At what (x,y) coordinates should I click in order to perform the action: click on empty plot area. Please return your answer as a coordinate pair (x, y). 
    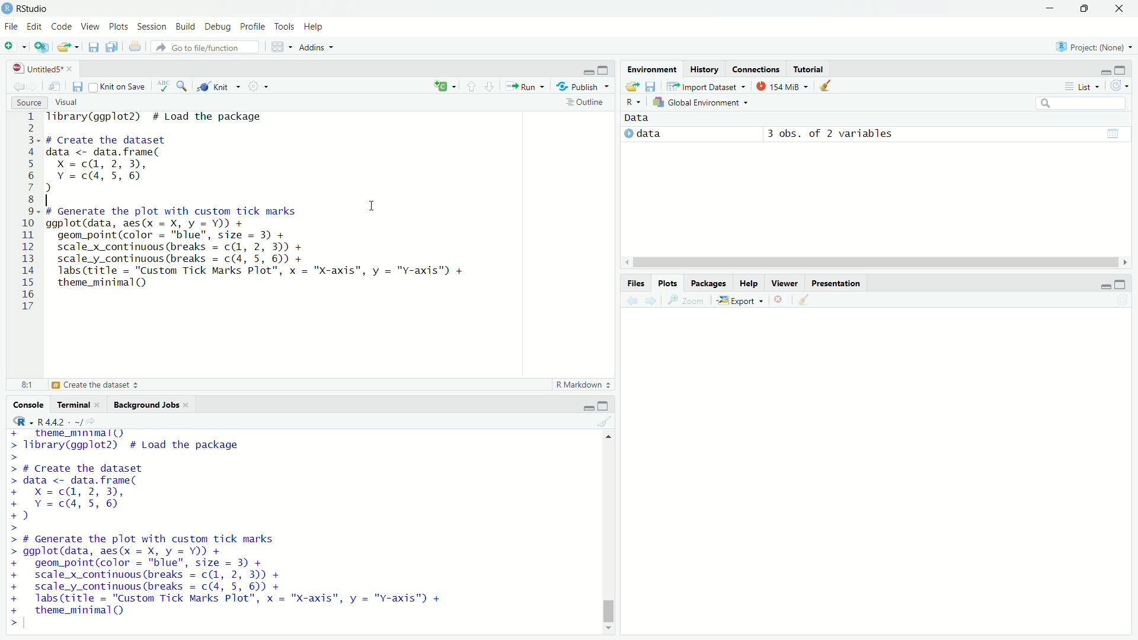
    Looking at the image, I should click on (887, 479).